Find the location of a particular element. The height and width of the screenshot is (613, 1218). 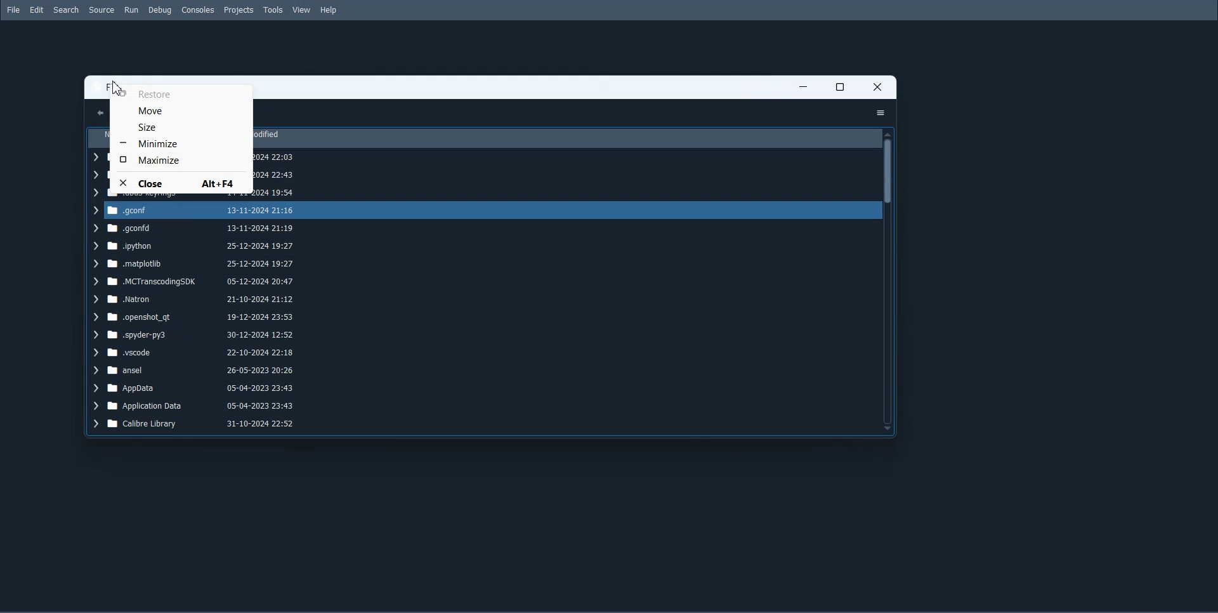

-spyder-py3 30-12-2024 12:52 is located at coordinates (195, 337).